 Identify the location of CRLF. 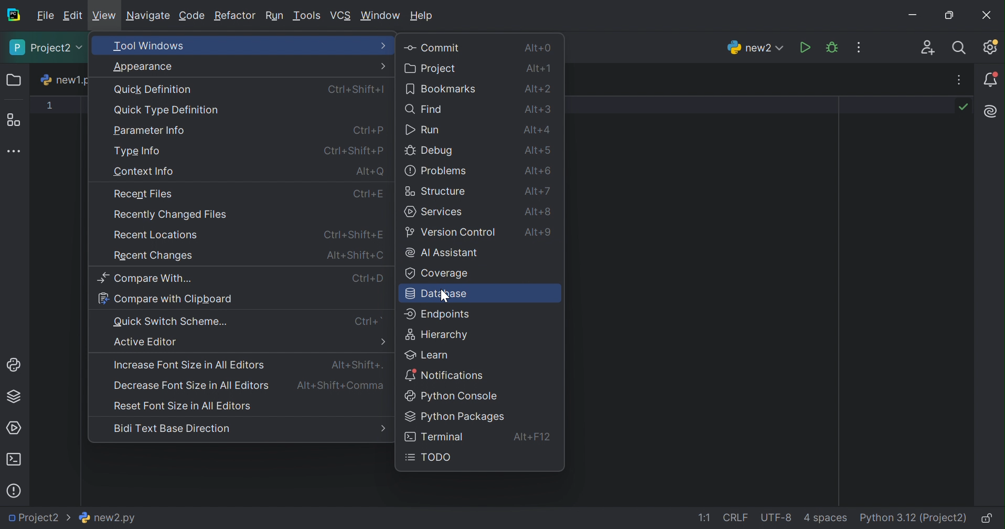
(734, 517).